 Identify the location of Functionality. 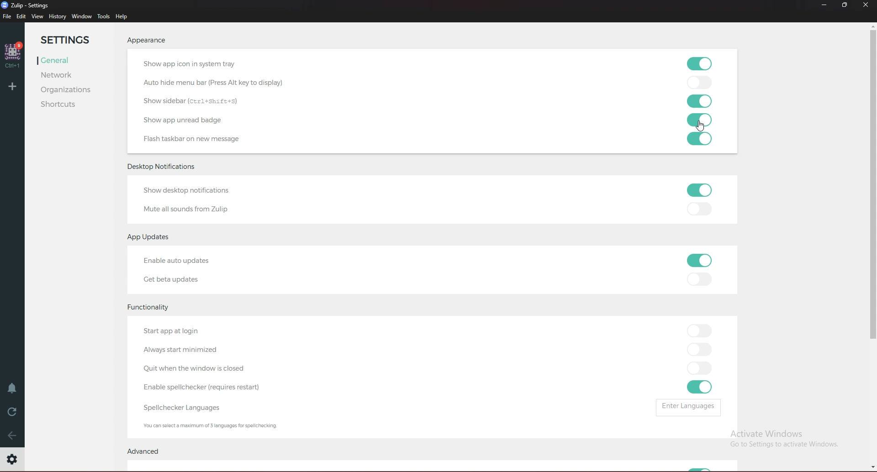
(150, 309).